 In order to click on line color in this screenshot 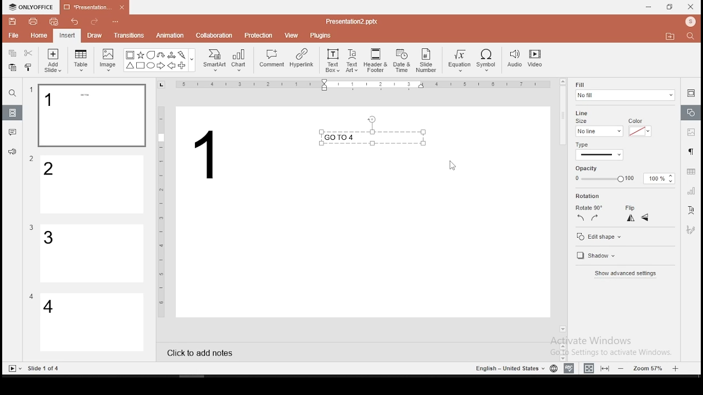, I will do `click(639, 131)`.